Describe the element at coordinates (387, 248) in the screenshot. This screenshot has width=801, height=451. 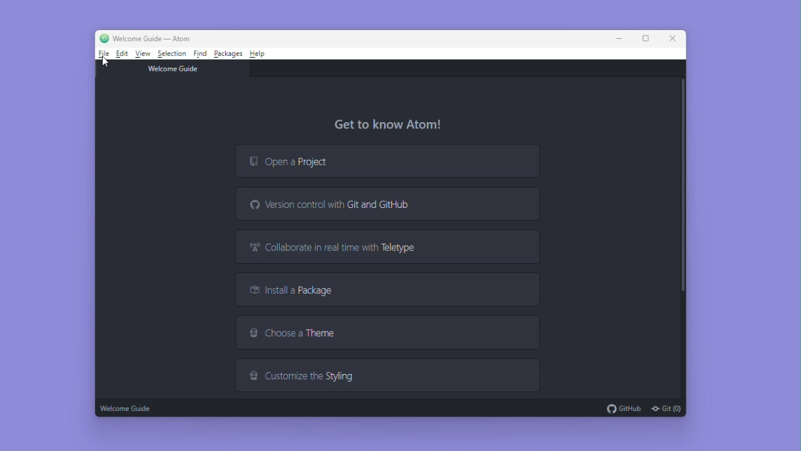
I see `Collaborate in real time with tele type` at that location.